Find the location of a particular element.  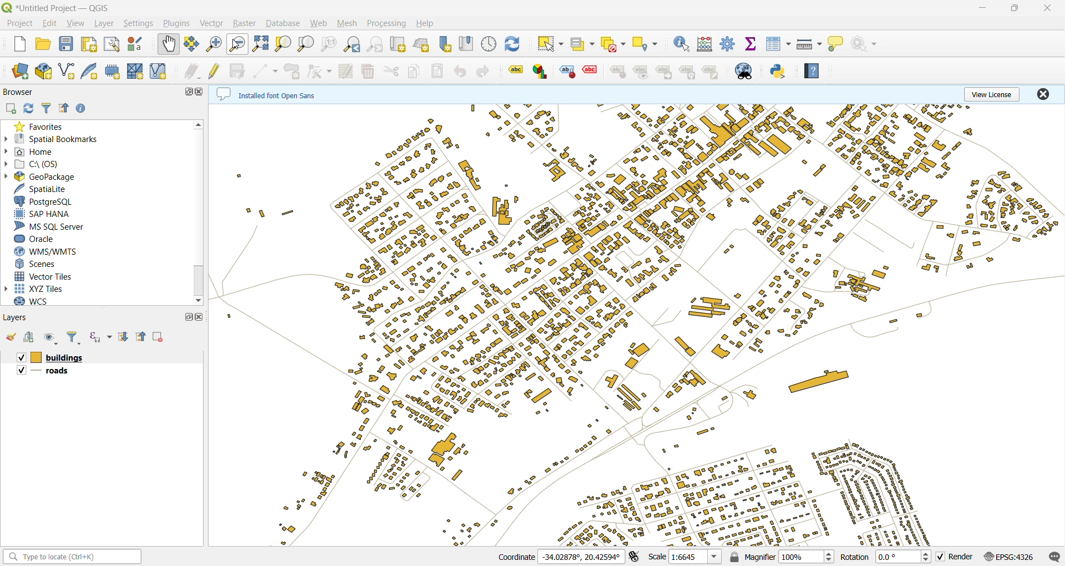

modify is located at coordinates (345, 72).